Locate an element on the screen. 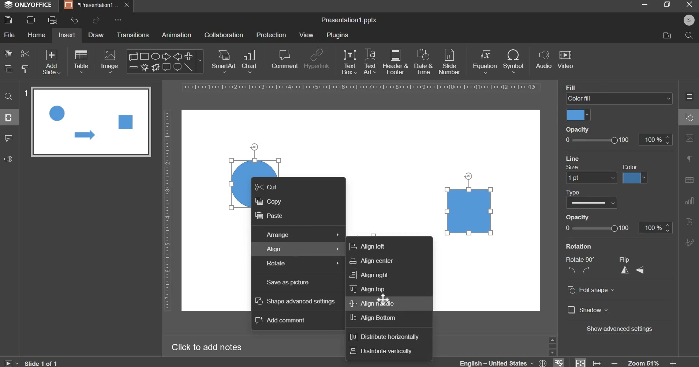 Image resolution: width=699 pixels, height=367 pixels. transitions is located at coordinates (133, 35).